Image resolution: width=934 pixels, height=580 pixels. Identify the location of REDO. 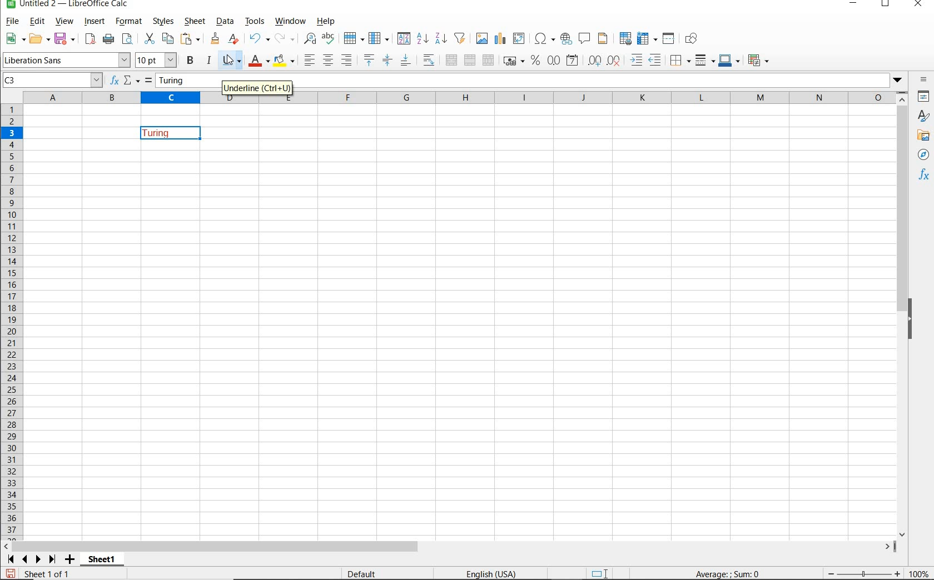
(259, 40).